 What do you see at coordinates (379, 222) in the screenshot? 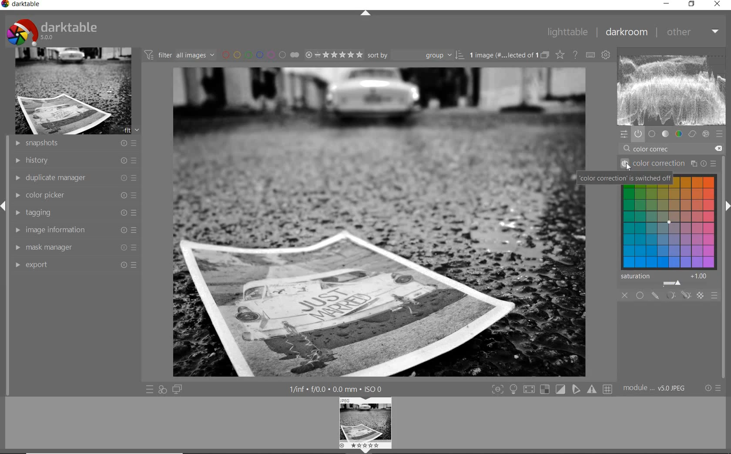
I see `selected image` at bounding box center [379, 222].